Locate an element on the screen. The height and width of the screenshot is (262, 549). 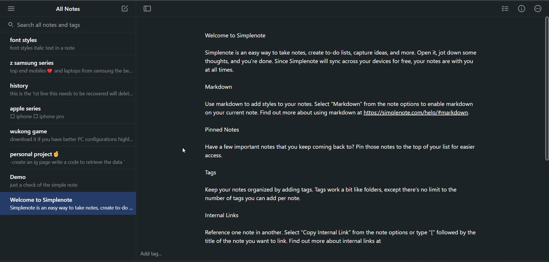
Welcome to Simplenote is located at coordinates (42, 199).